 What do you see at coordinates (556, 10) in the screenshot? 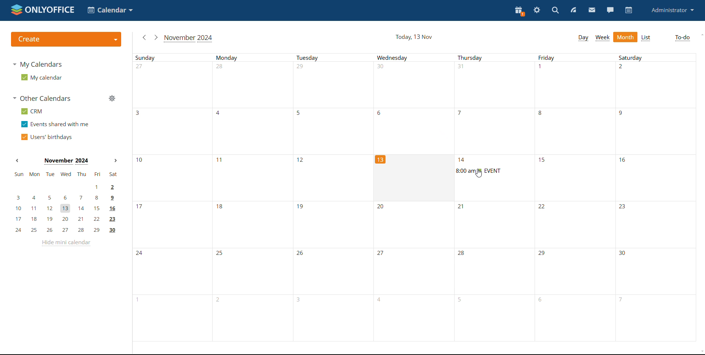
I see `search` at bounding box center [556, 10].